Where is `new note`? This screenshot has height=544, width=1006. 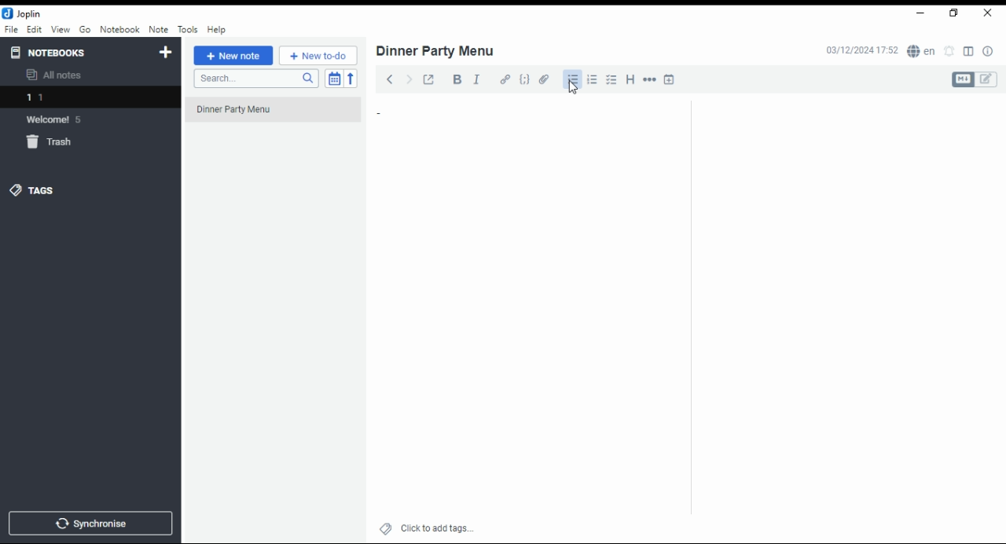
new note is located at coordinates (233, 56).